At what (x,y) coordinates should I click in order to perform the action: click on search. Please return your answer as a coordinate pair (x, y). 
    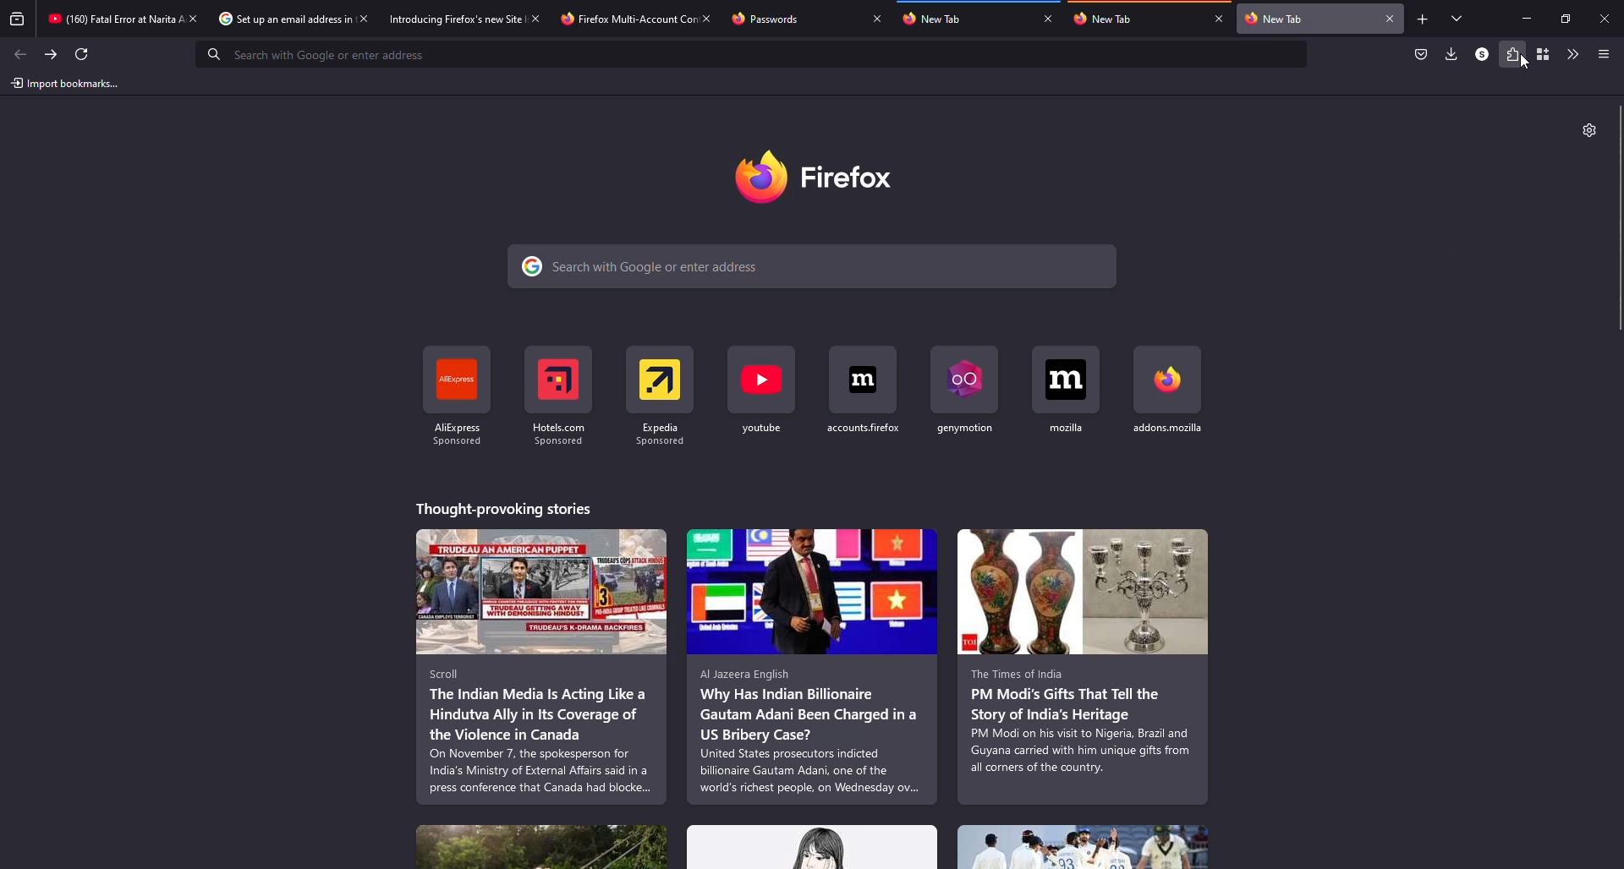
    Looking at the image, I should click on (321, 54).